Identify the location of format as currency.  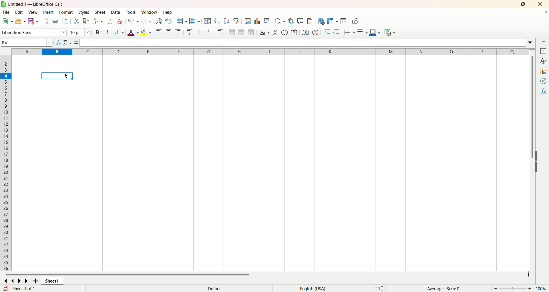
(263, 33).